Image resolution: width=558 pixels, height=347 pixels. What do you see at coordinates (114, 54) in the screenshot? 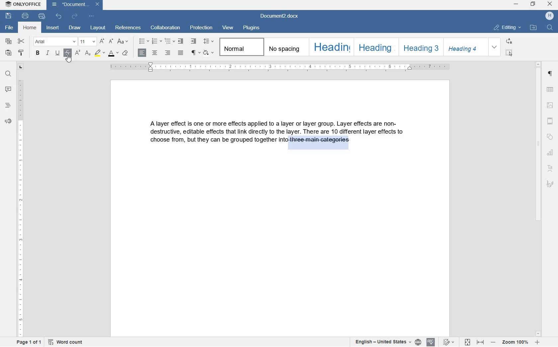
I see `font color ` at bounding box center [114, 54].